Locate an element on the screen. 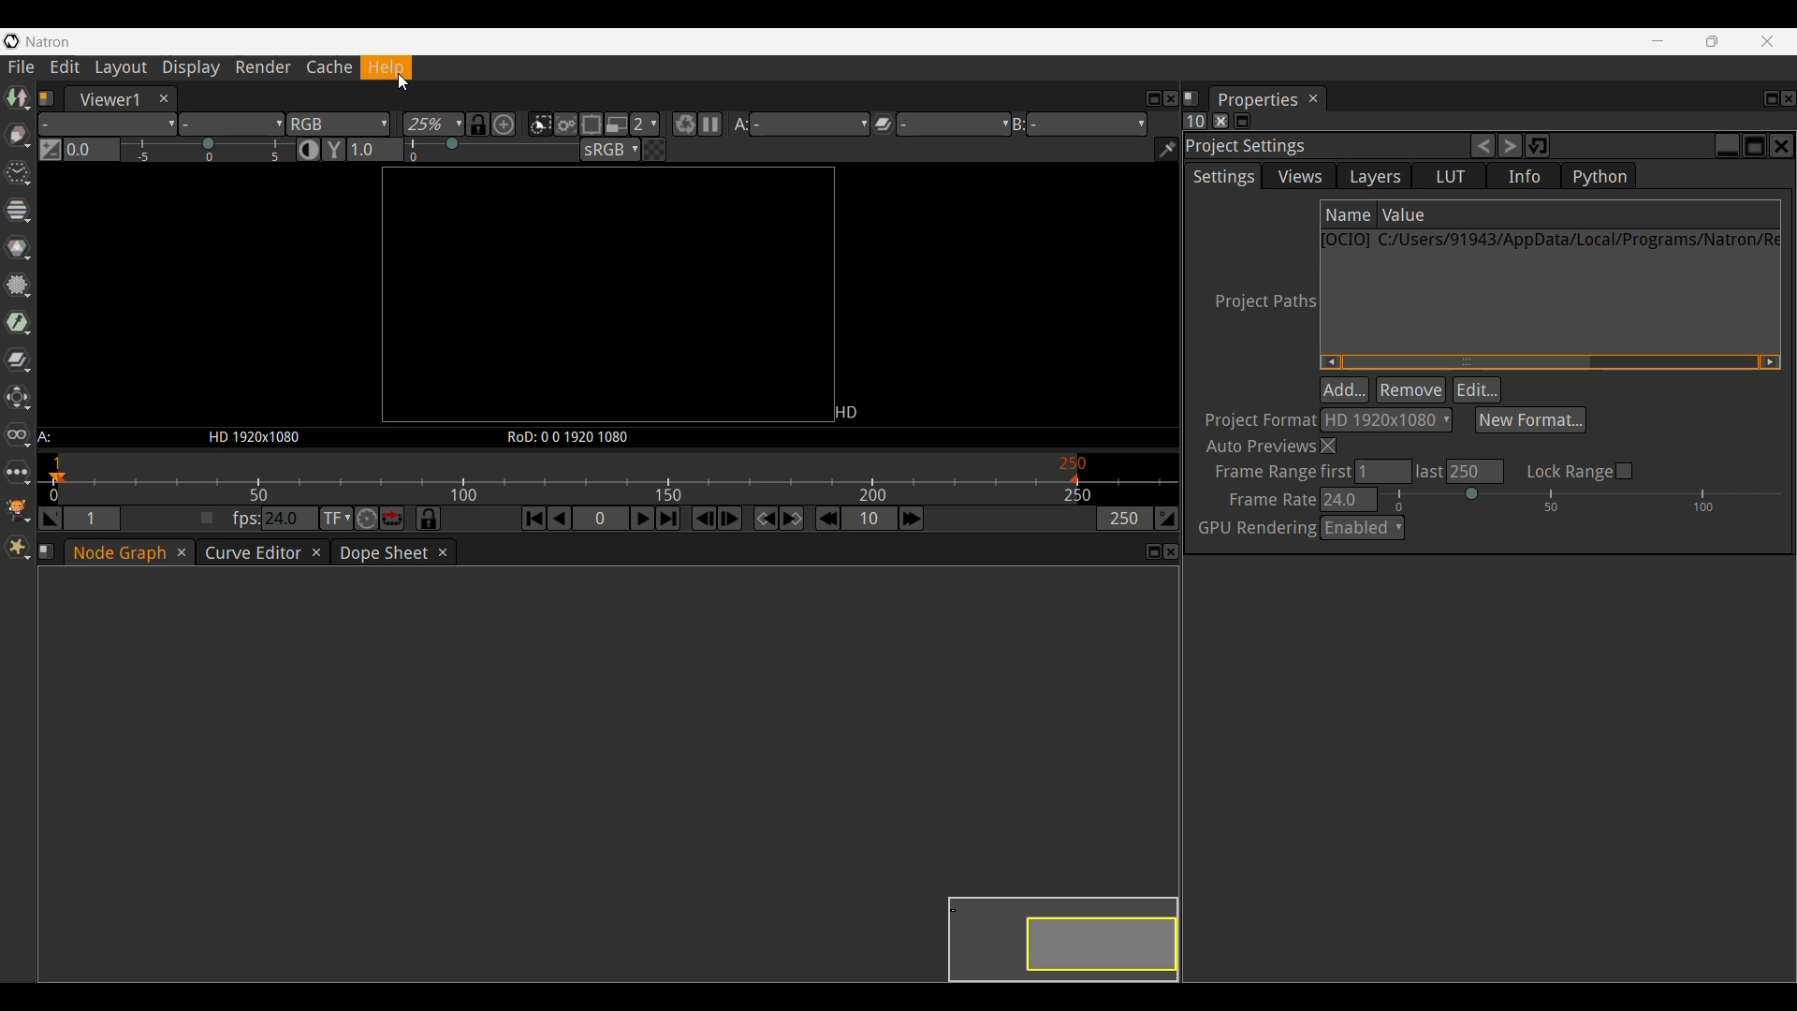 This screenshot has height=1011, width=1797. Auto previews is located at coordinates (1262, 445).